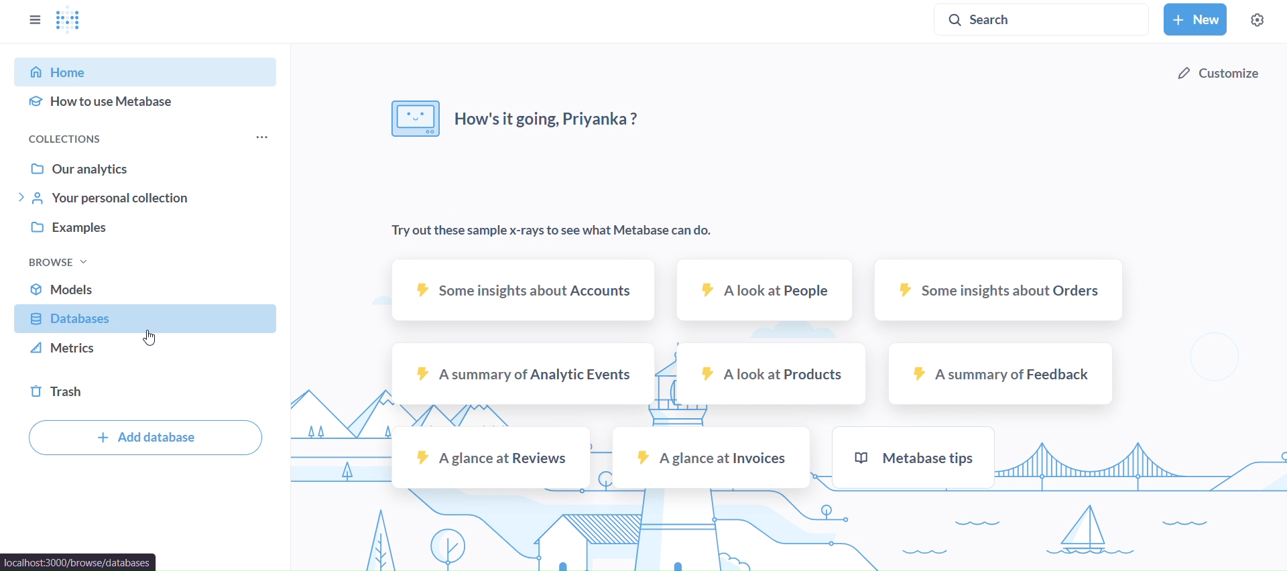  I want to click on a look atproducts, so click(774, 373).